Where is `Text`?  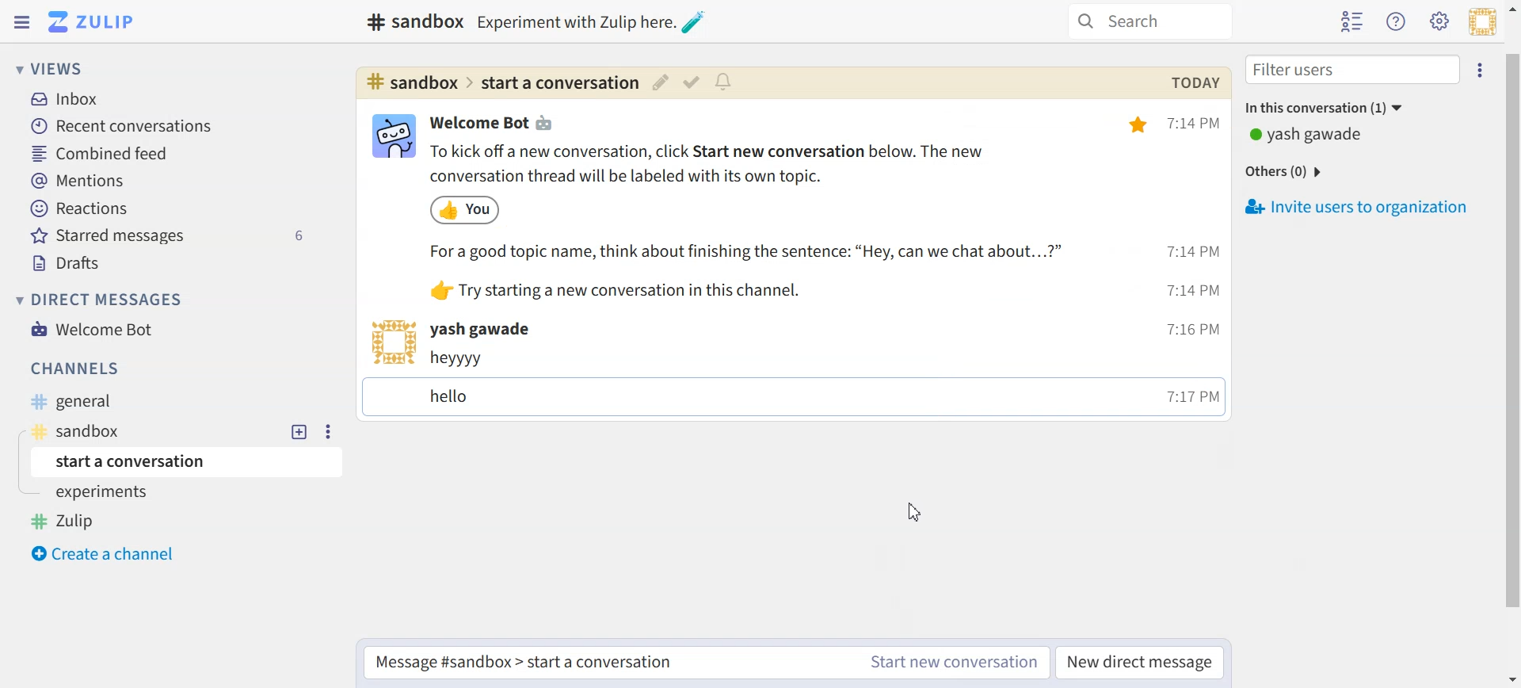
Text is located at coordinates (1308, 136).